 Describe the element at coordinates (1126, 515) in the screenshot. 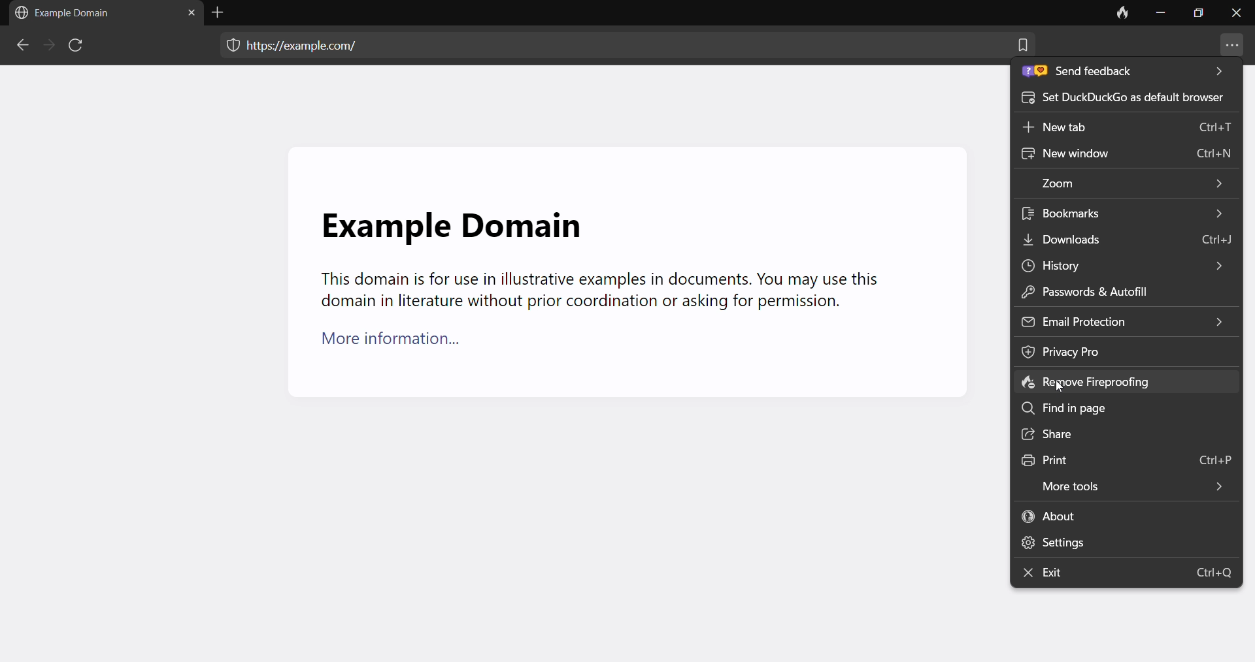

I see `about` at that location.